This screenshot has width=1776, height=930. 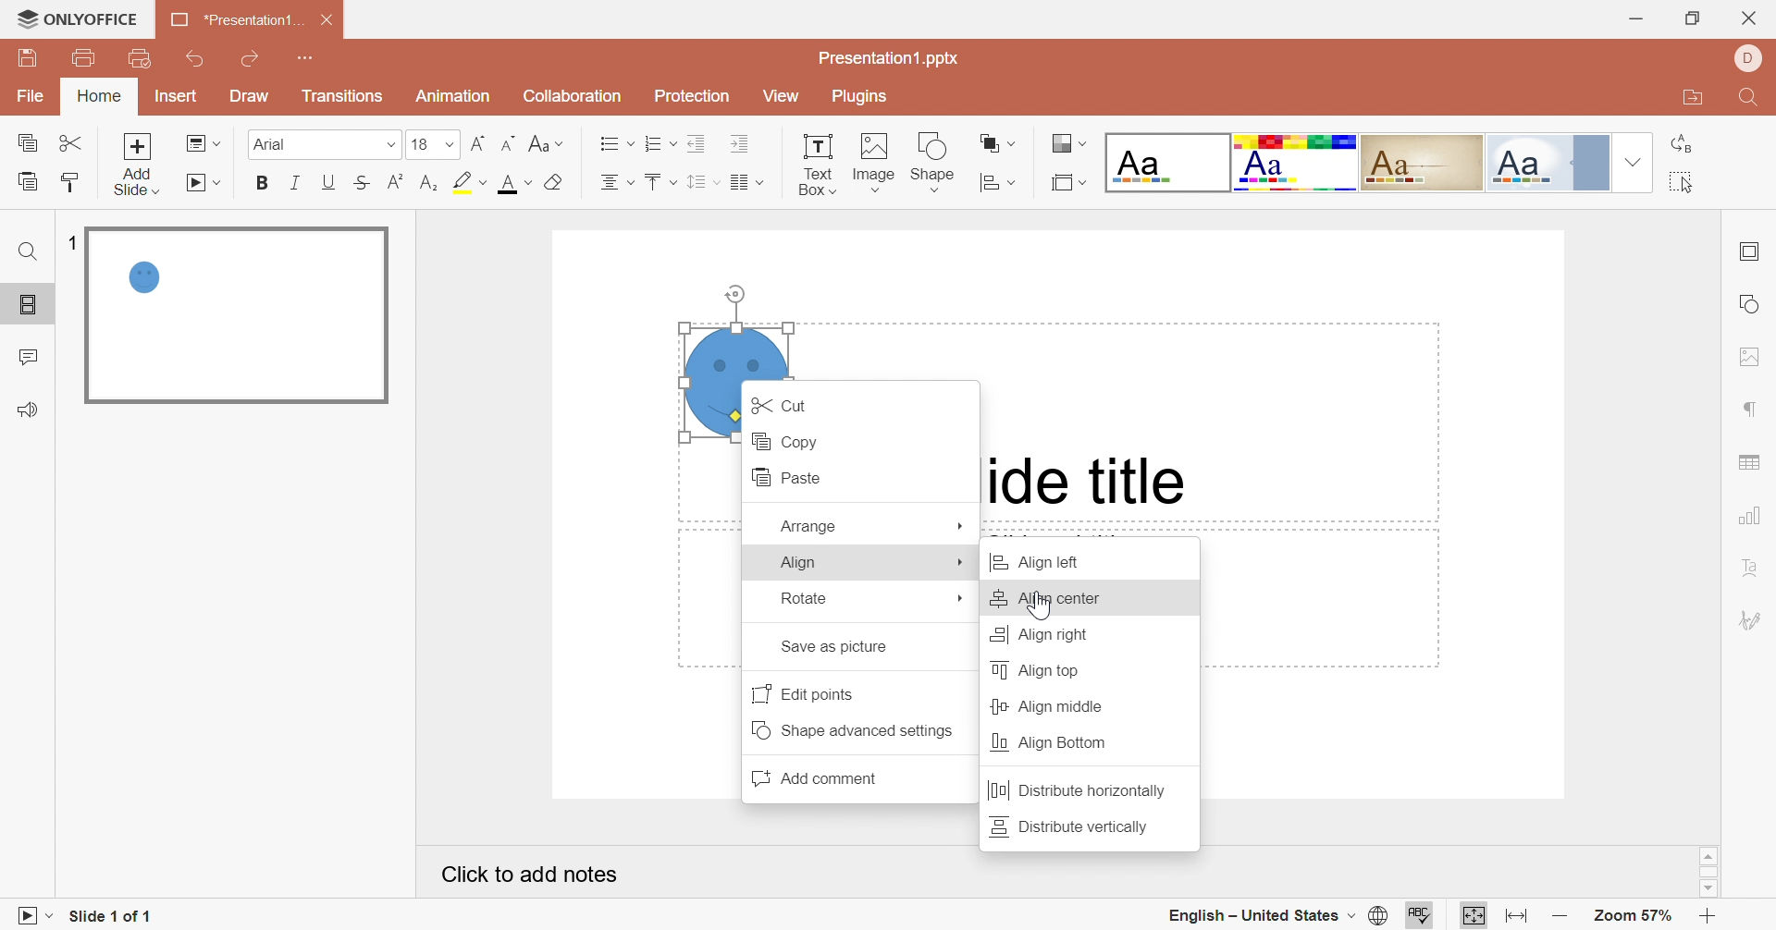 I want to click on Copy style, so click(x=68, y=181).